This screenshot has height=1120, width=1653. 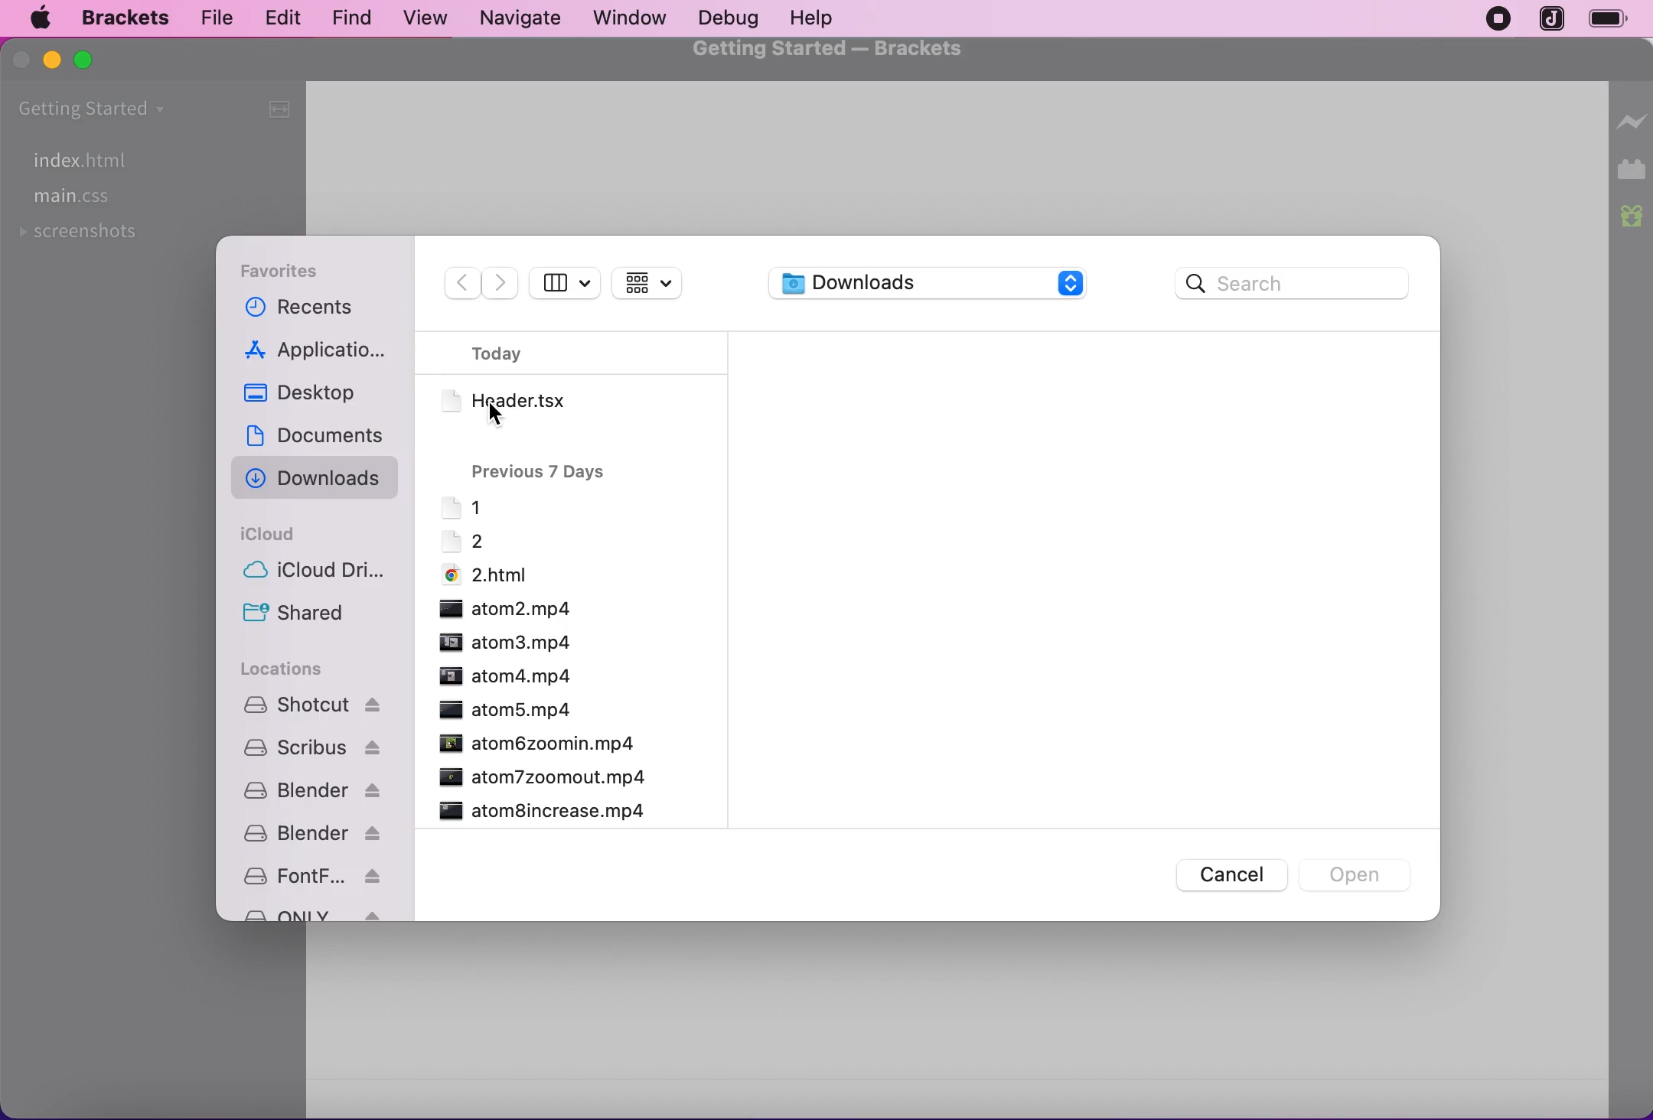 What do you see at coordinates (504, 643) in the screenshot?
I see `atom3.mp4` at bounding box center [504, 643].